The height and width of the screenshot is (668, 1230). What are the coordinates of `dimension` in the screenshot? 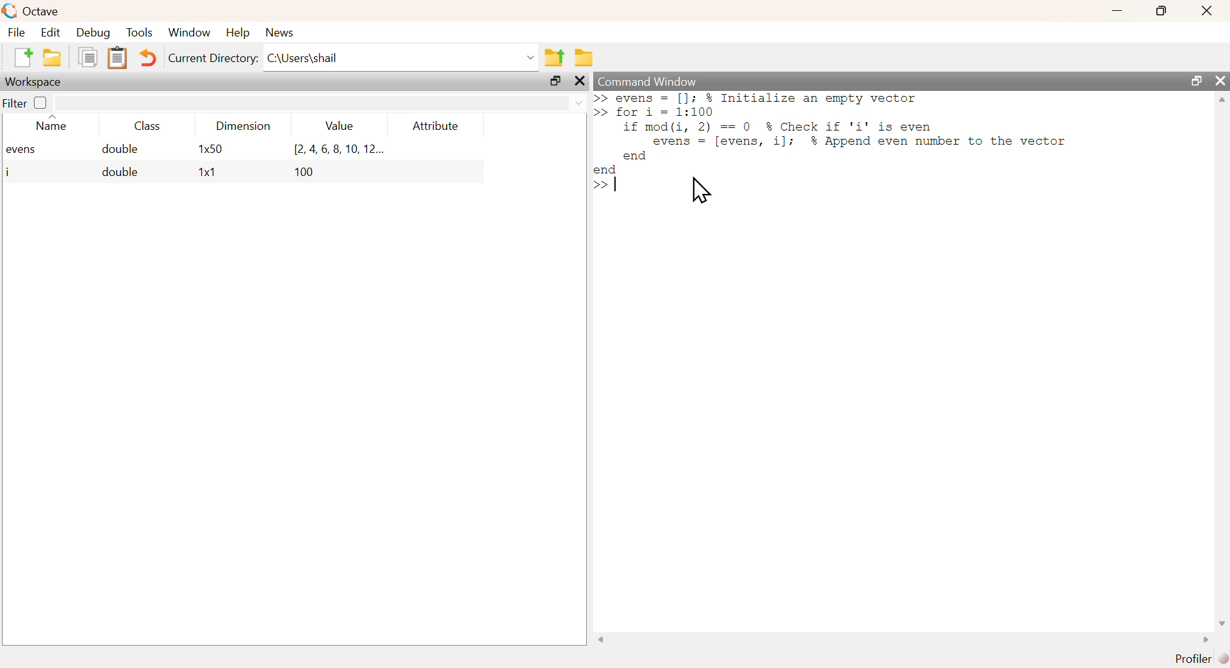 It's located at (240, 127).